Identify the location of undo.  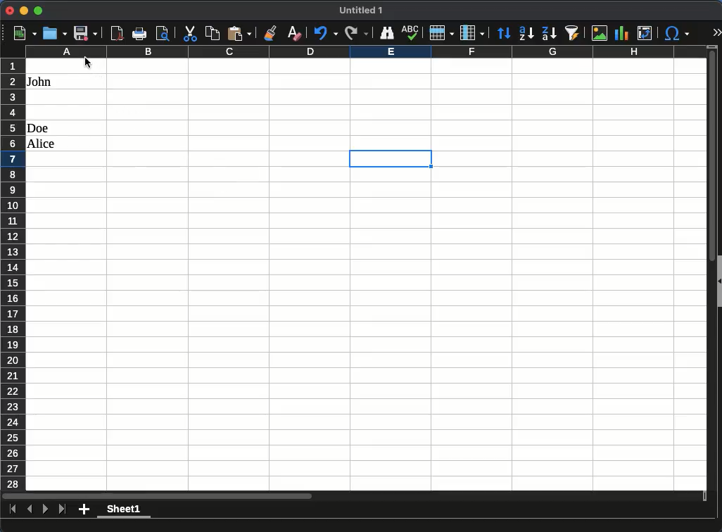
(324, 34).